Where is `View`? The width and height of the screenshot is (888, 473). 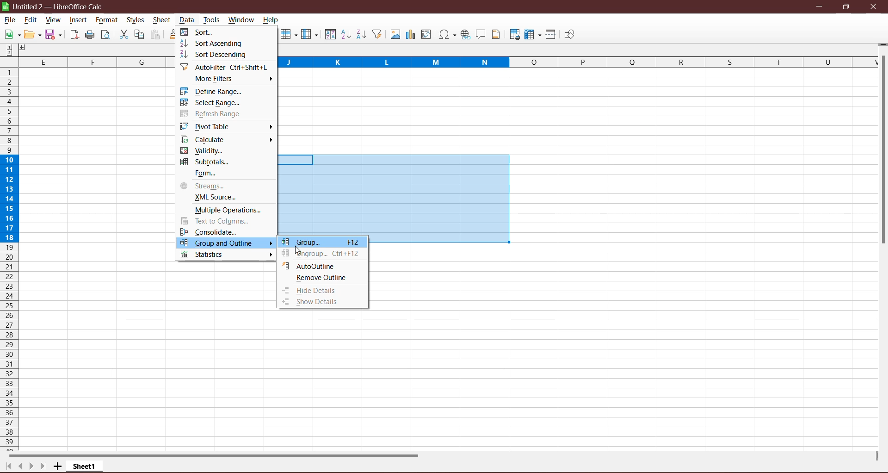 View is located at coordinates (52, 20).